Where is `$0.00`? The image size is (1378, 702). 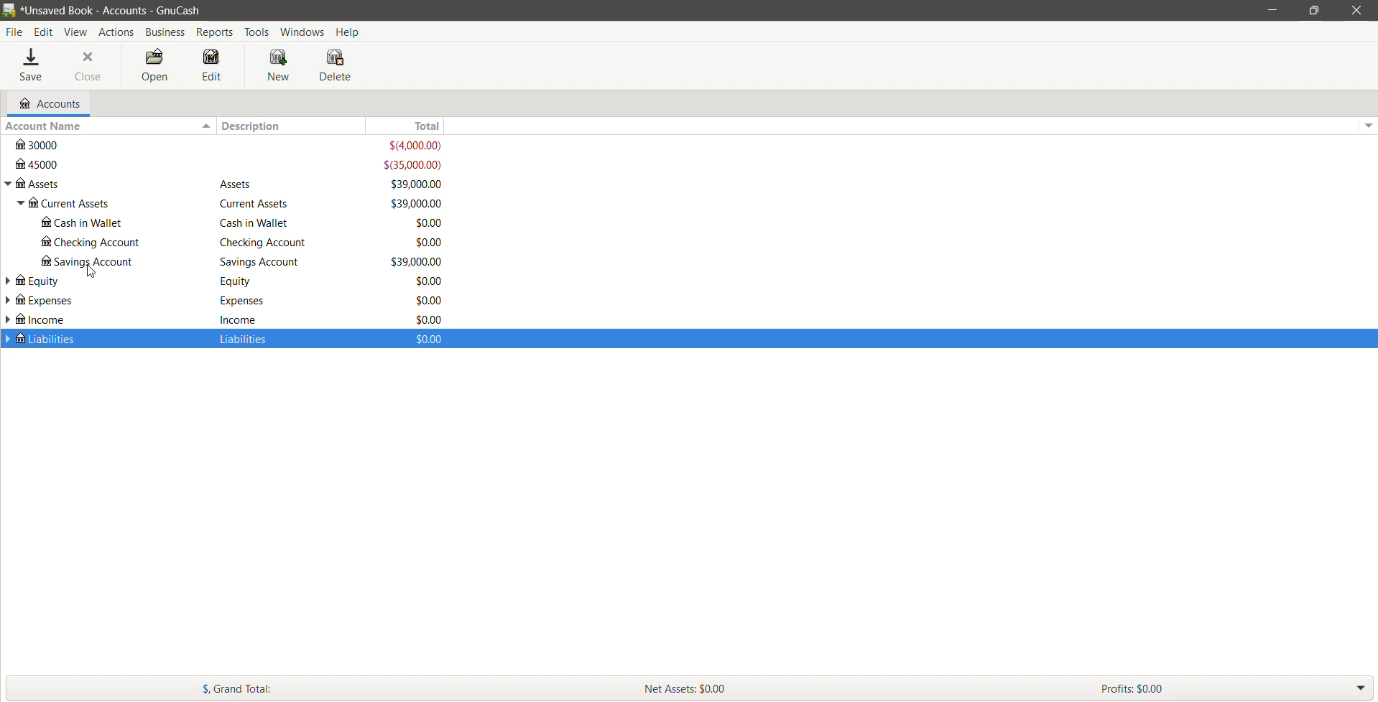
$0.00 is located at coordinates (433, 341).